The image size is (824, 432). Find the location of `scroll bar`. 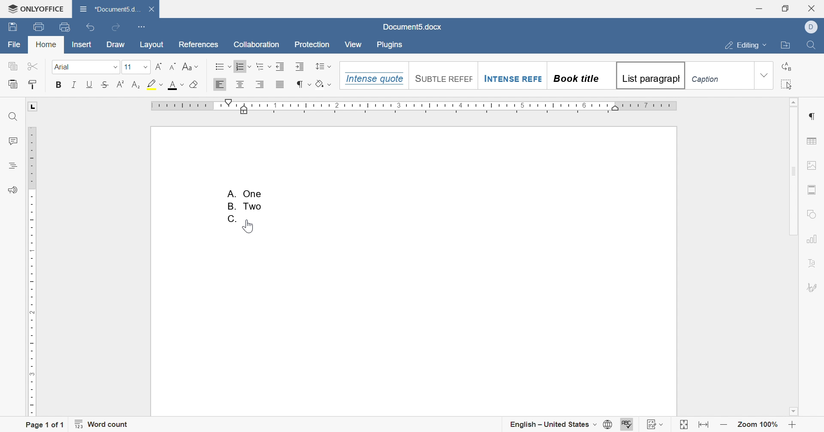

scroll bar is located at coordinates (793, 167).